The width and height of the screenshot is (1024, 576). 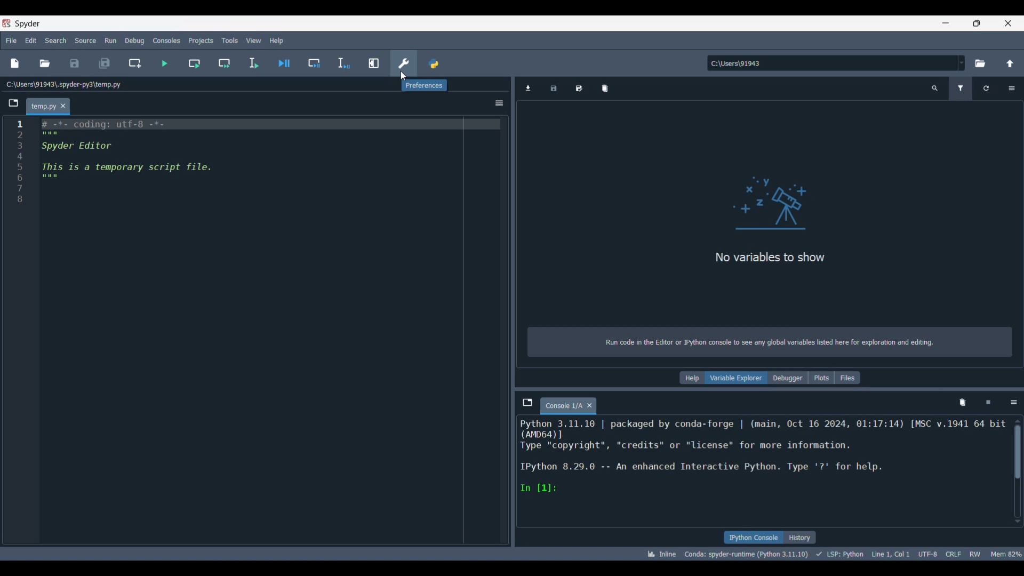 What do you see at coordinates (55, 41) in the screenshot?
I see `Search menu` at bounding box center [55, 41].